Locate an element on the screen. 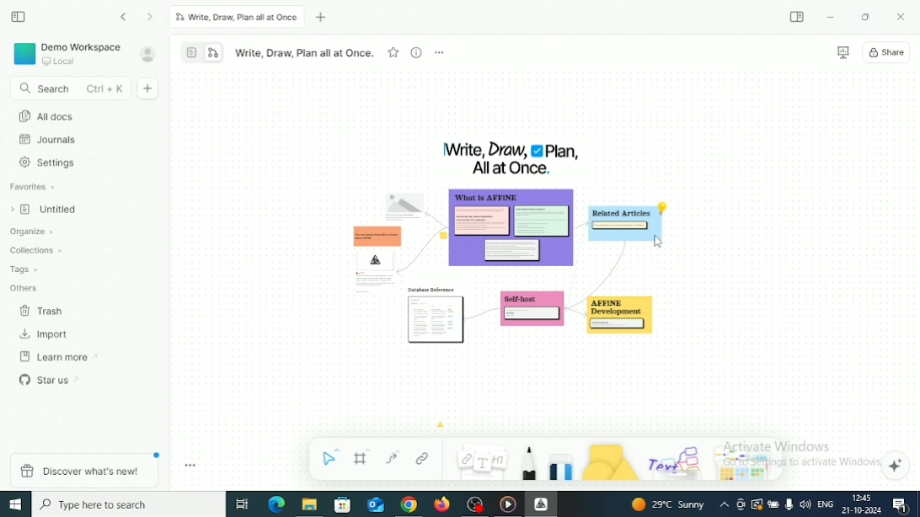 This screenshot has width=920, height=517. Sticky notes is located at coordinates (532, 312).